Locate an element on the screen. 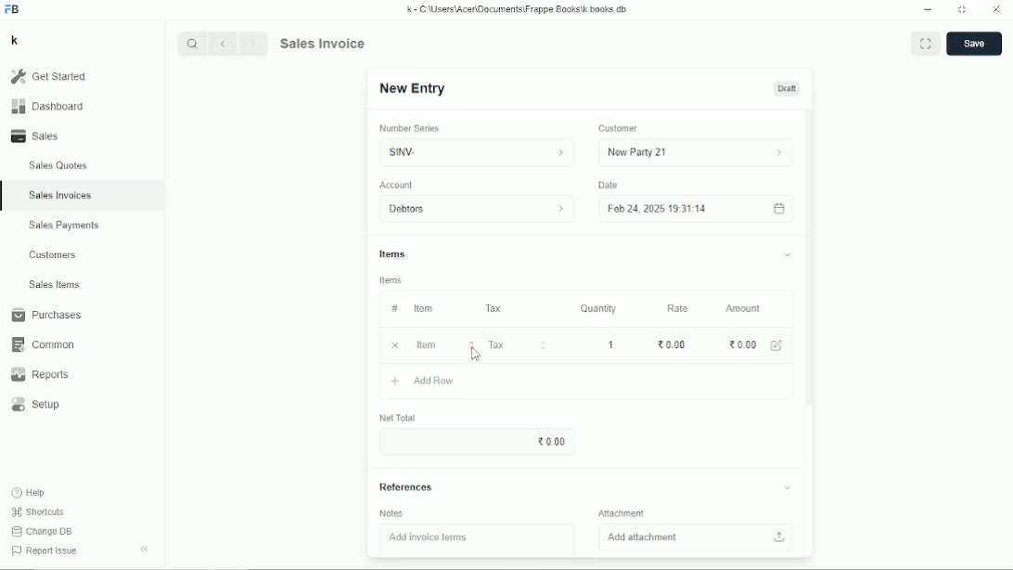  New party 21 is located at coordinates (698, 152).